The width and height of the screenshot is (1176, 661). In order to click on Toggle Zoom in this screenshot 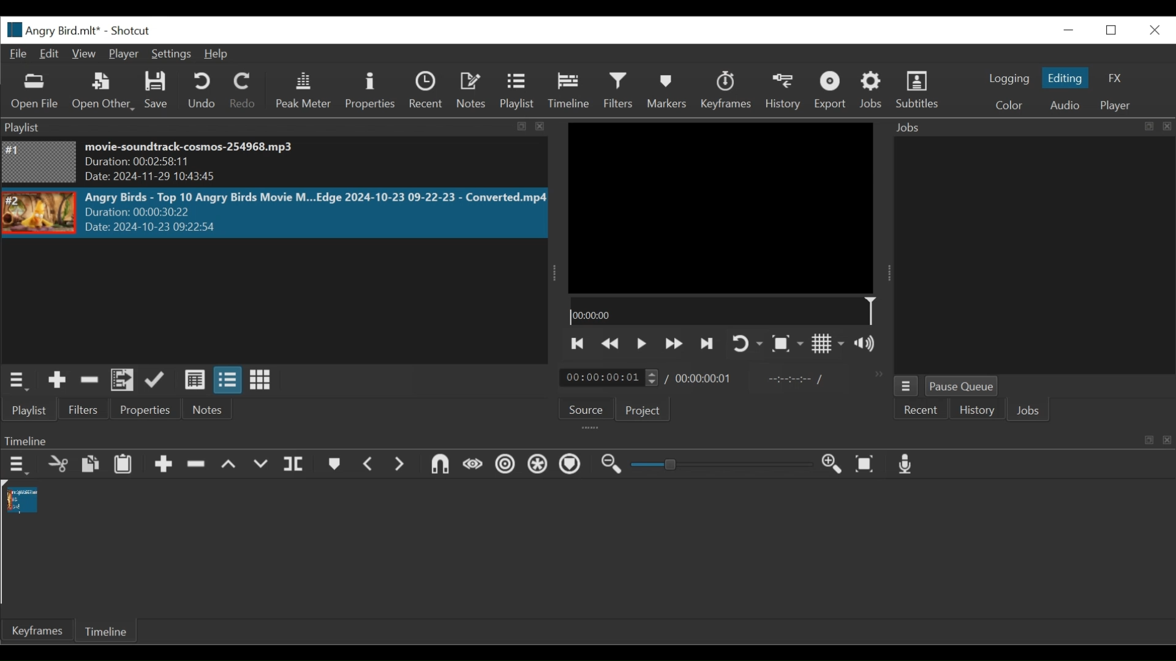, I will do `click(789, 345)`.